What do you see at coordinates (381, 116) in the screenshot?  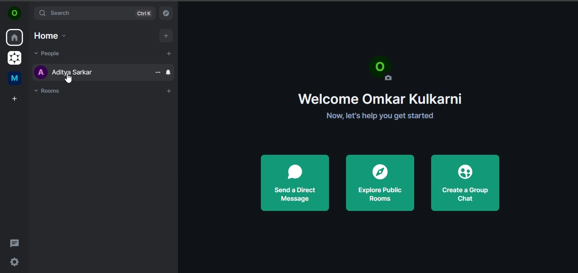 I see `Now, let's help you get started` at bounding box center [381, 116].